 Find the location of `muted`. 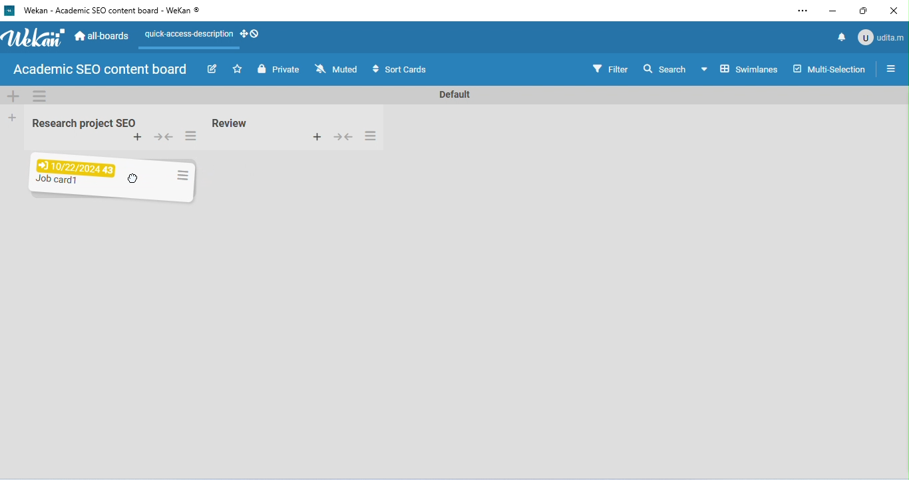

muted is located at coordinates (337, 69).